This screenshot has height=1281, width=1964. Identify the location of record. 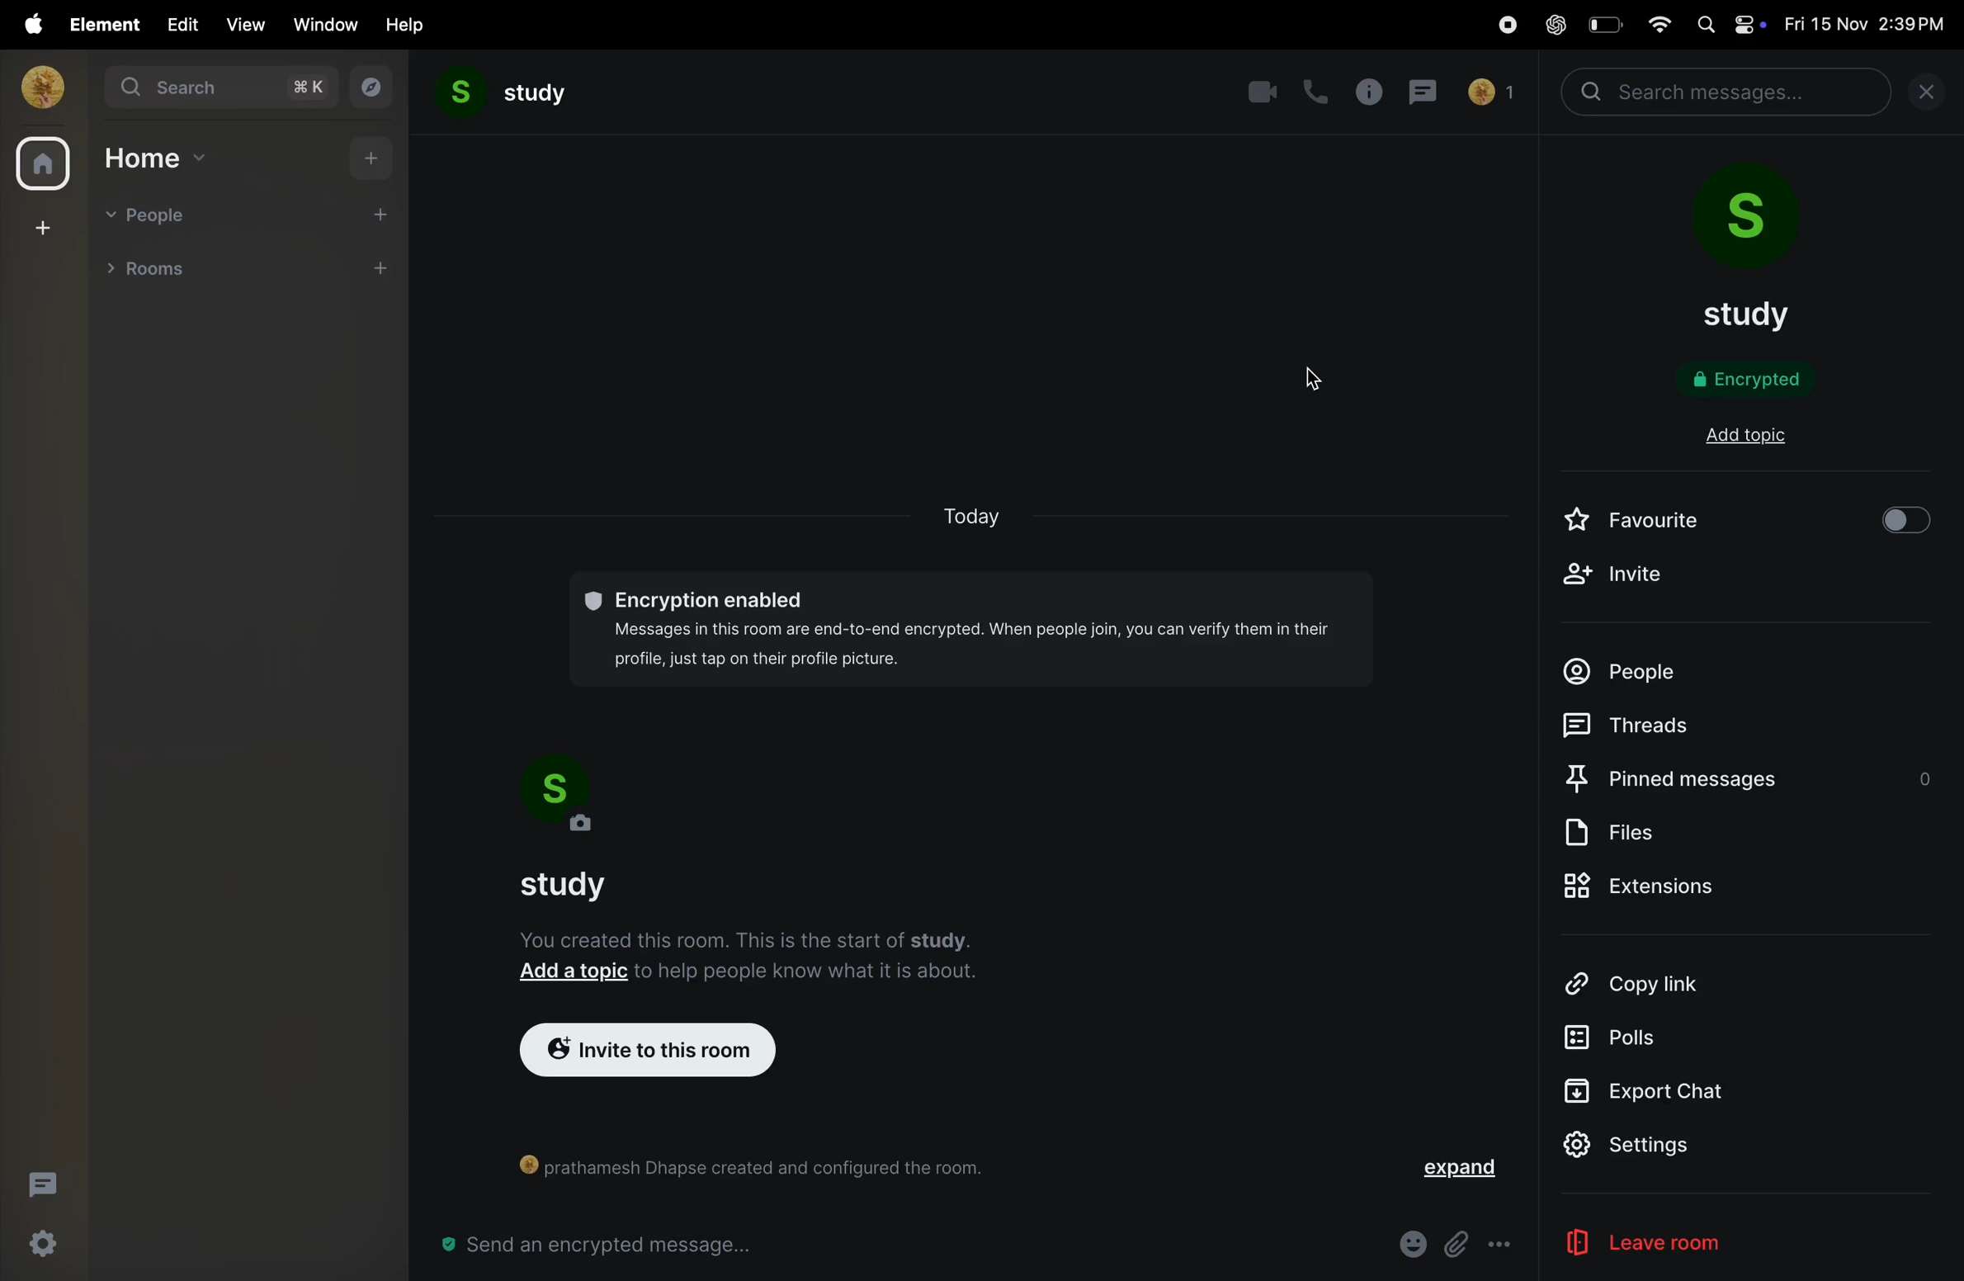
(1500, 26).